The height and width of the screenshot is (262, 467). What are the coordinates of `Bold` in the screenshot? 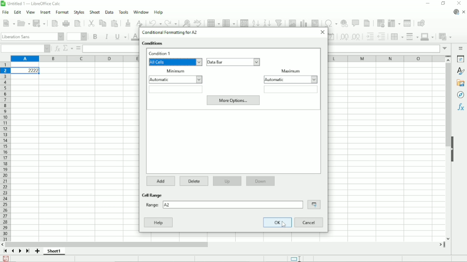 It's located at (95, 37).